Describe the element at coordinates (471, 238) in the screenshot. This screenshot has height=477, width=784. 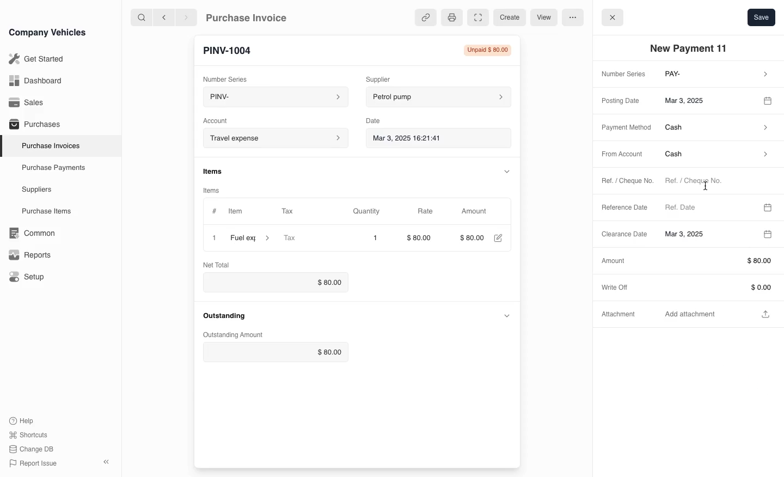
I see `$000` at that location.